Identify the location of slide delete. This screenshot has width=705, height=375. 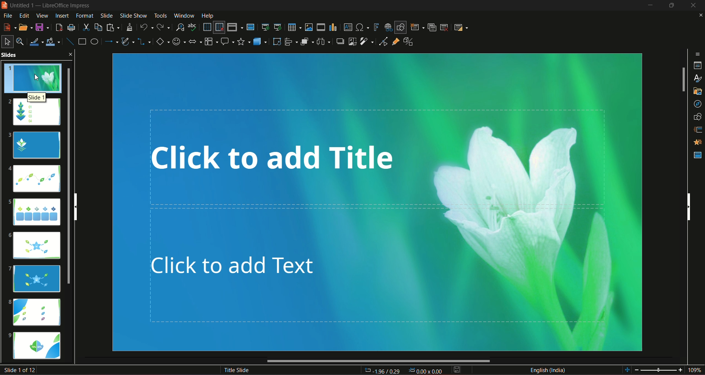
(445, 27).